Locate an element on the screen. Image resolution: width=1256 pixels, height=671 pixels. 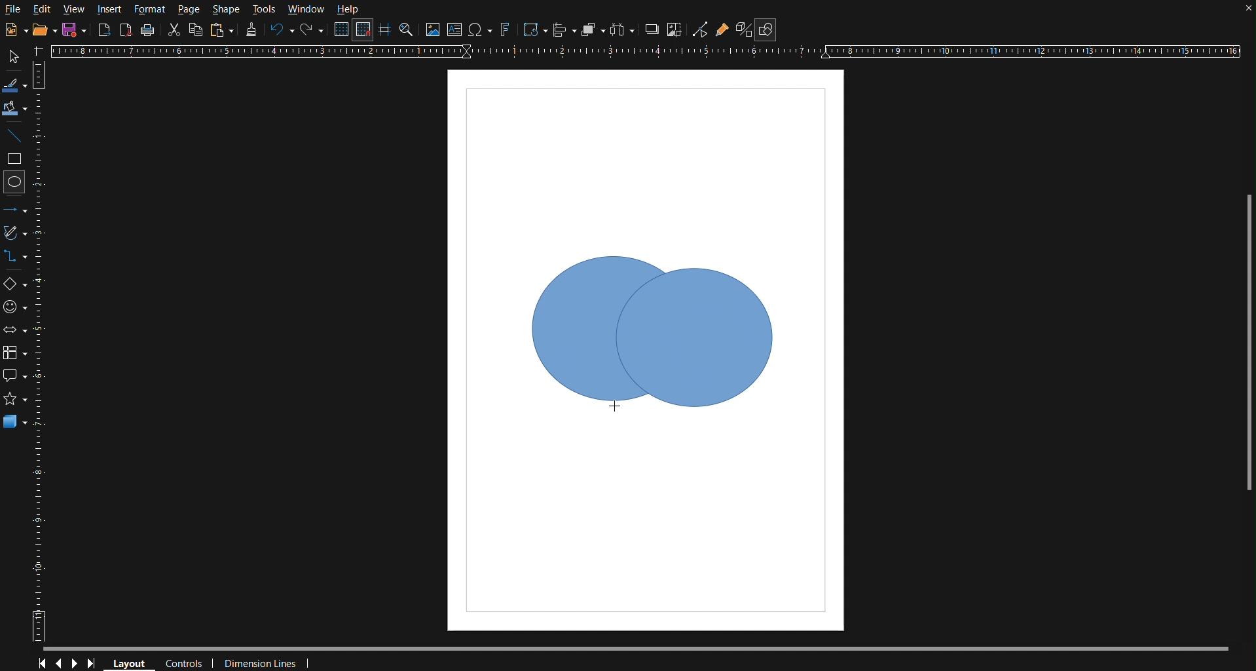
Flowchart is located at coordinates (15, 355).